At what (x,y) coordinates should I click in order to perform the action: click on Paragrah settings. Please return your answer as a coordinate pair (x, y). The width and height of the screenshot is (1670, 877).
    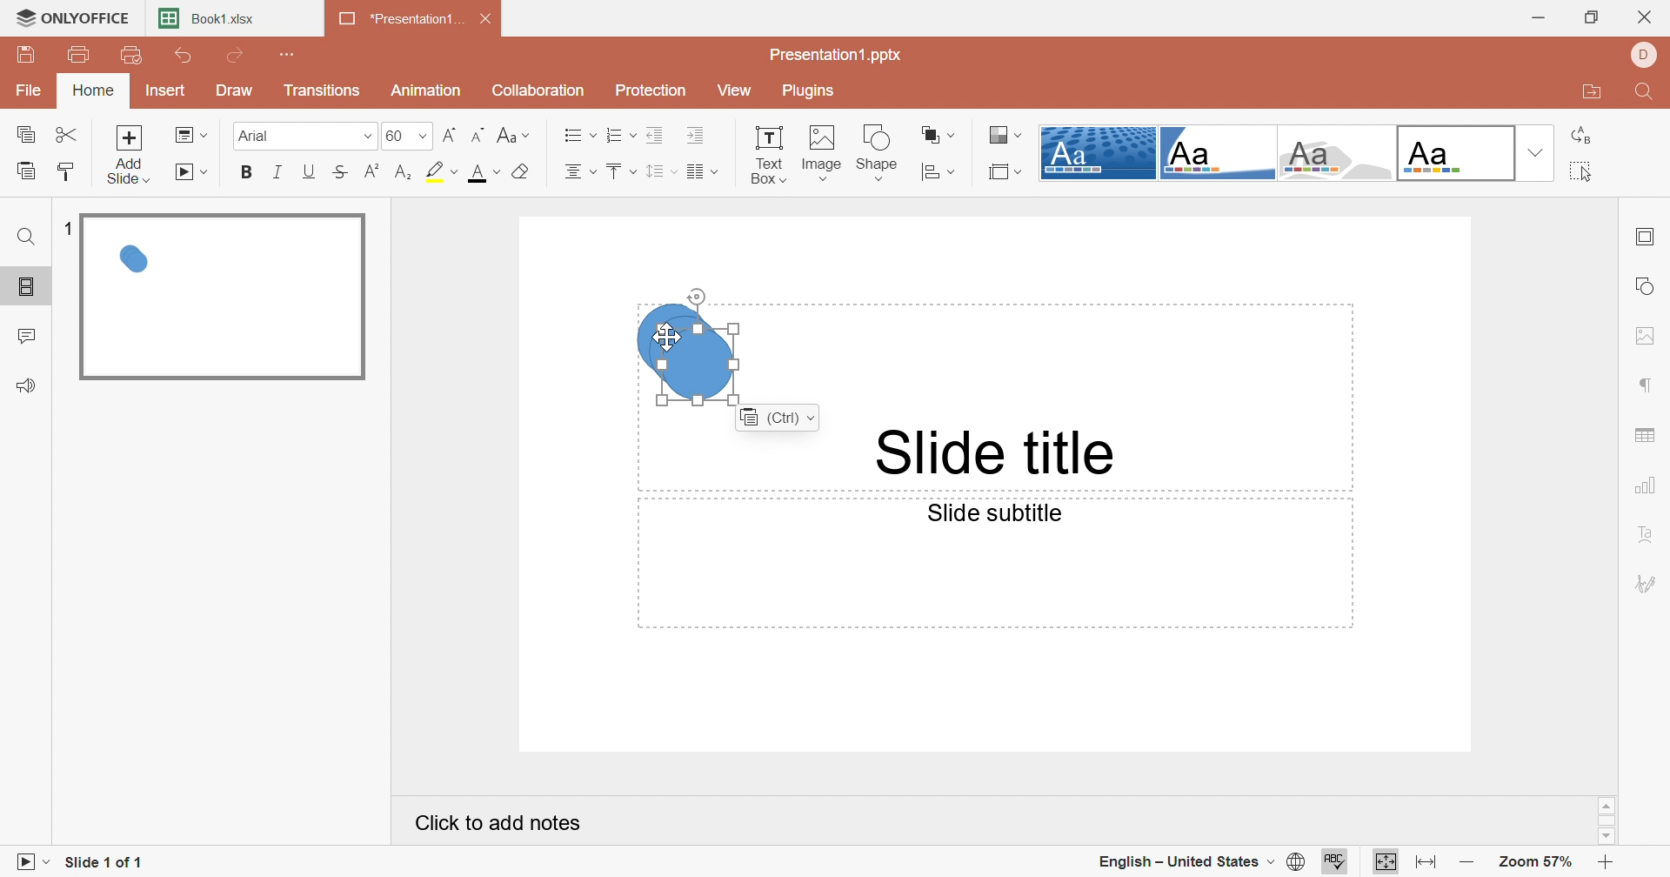
    Looking at the image, I should click on (1647, 383).